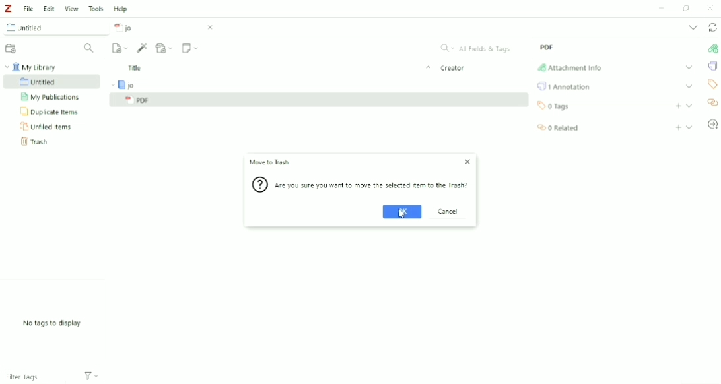  Describe the element at coordinates (546, 47) in the screenshot. I see `PDF` at that location.